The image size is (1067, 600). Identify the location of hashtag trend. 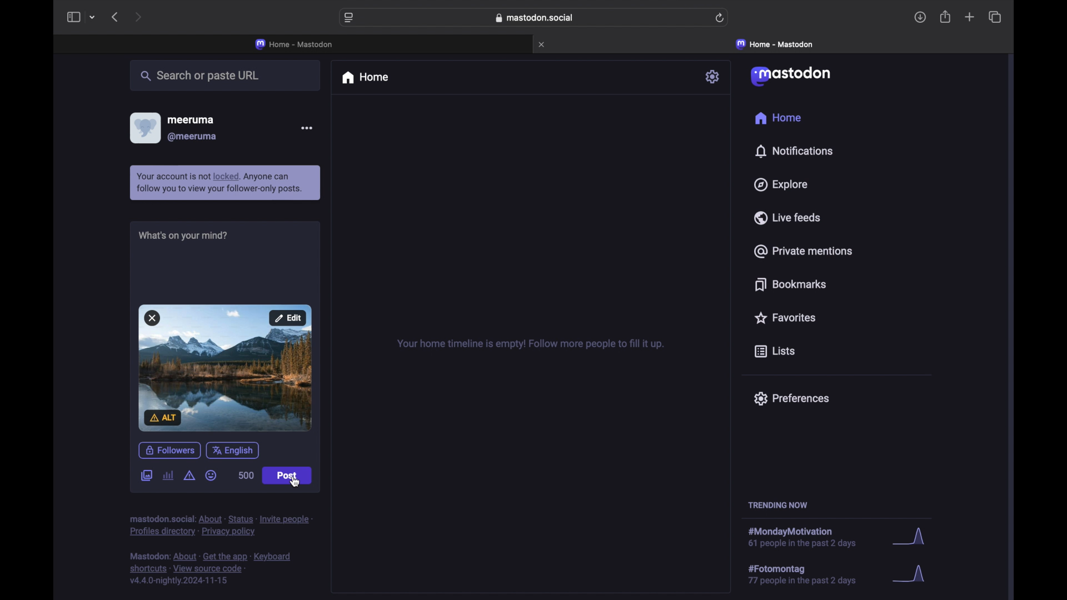
(810, 575).